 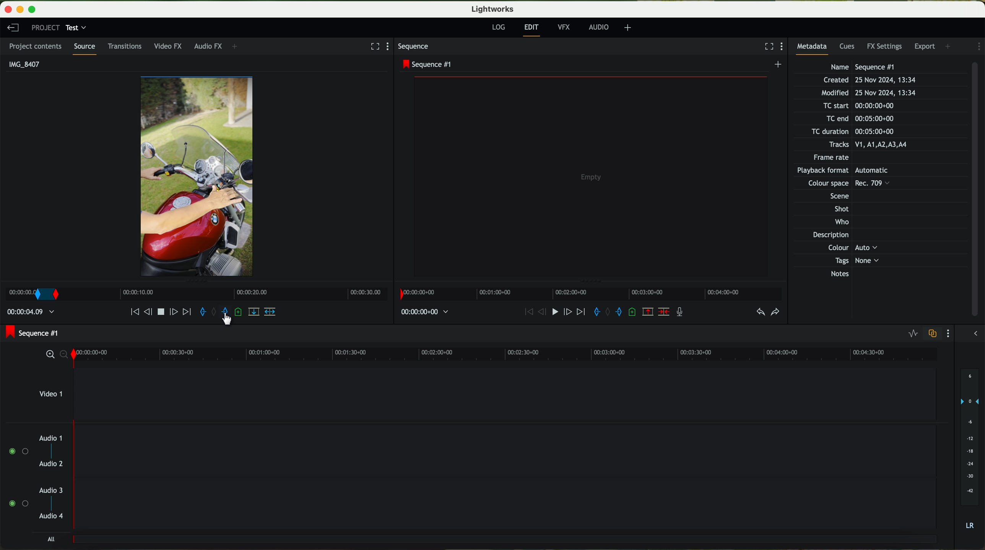 What do you see at coordinates (868, 93) in the screenshot?
I see `Modified` at bounding box center [868, 93].